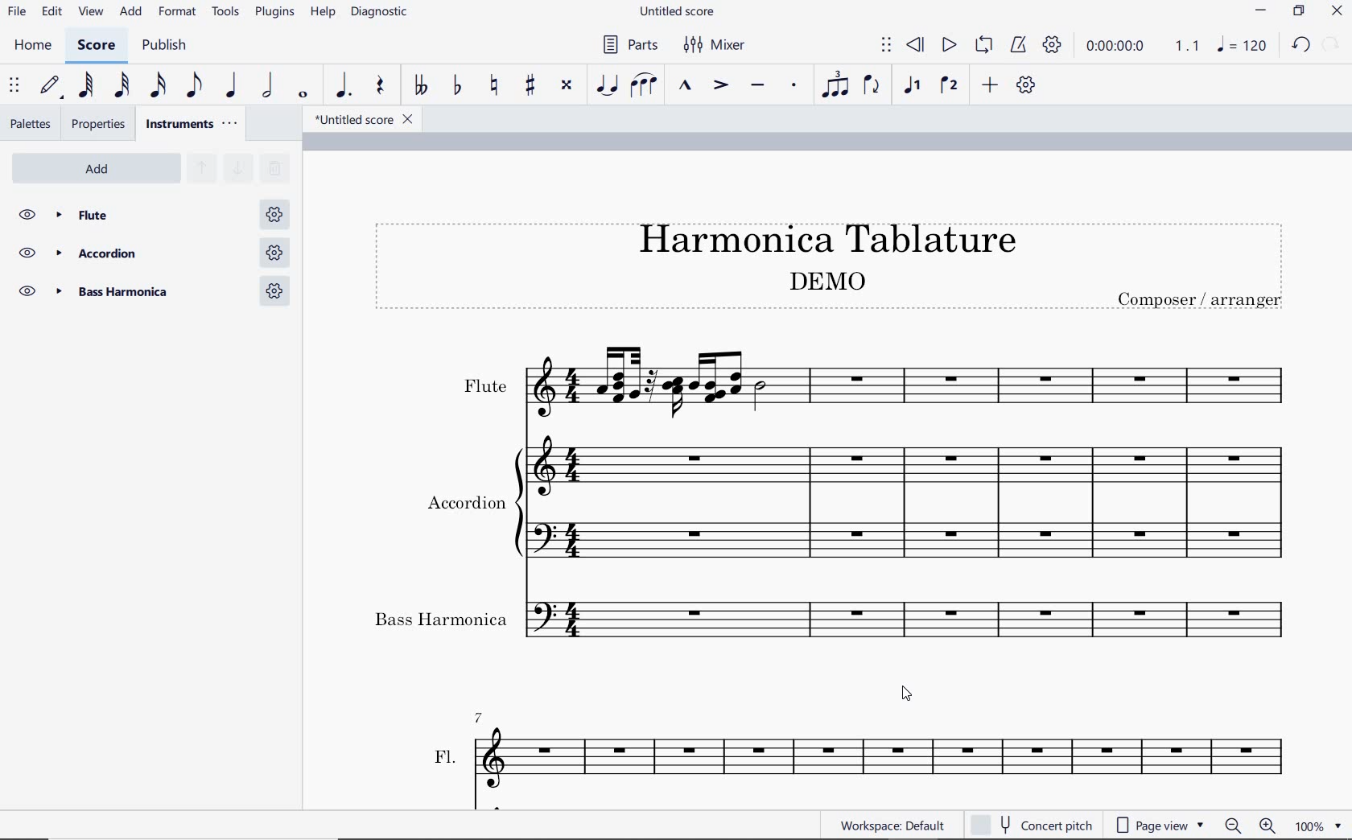 This screenshot has height=840, width=1352. Describe the element at coordinates (101, 124) in the screenshot. I see `properties` at that location.